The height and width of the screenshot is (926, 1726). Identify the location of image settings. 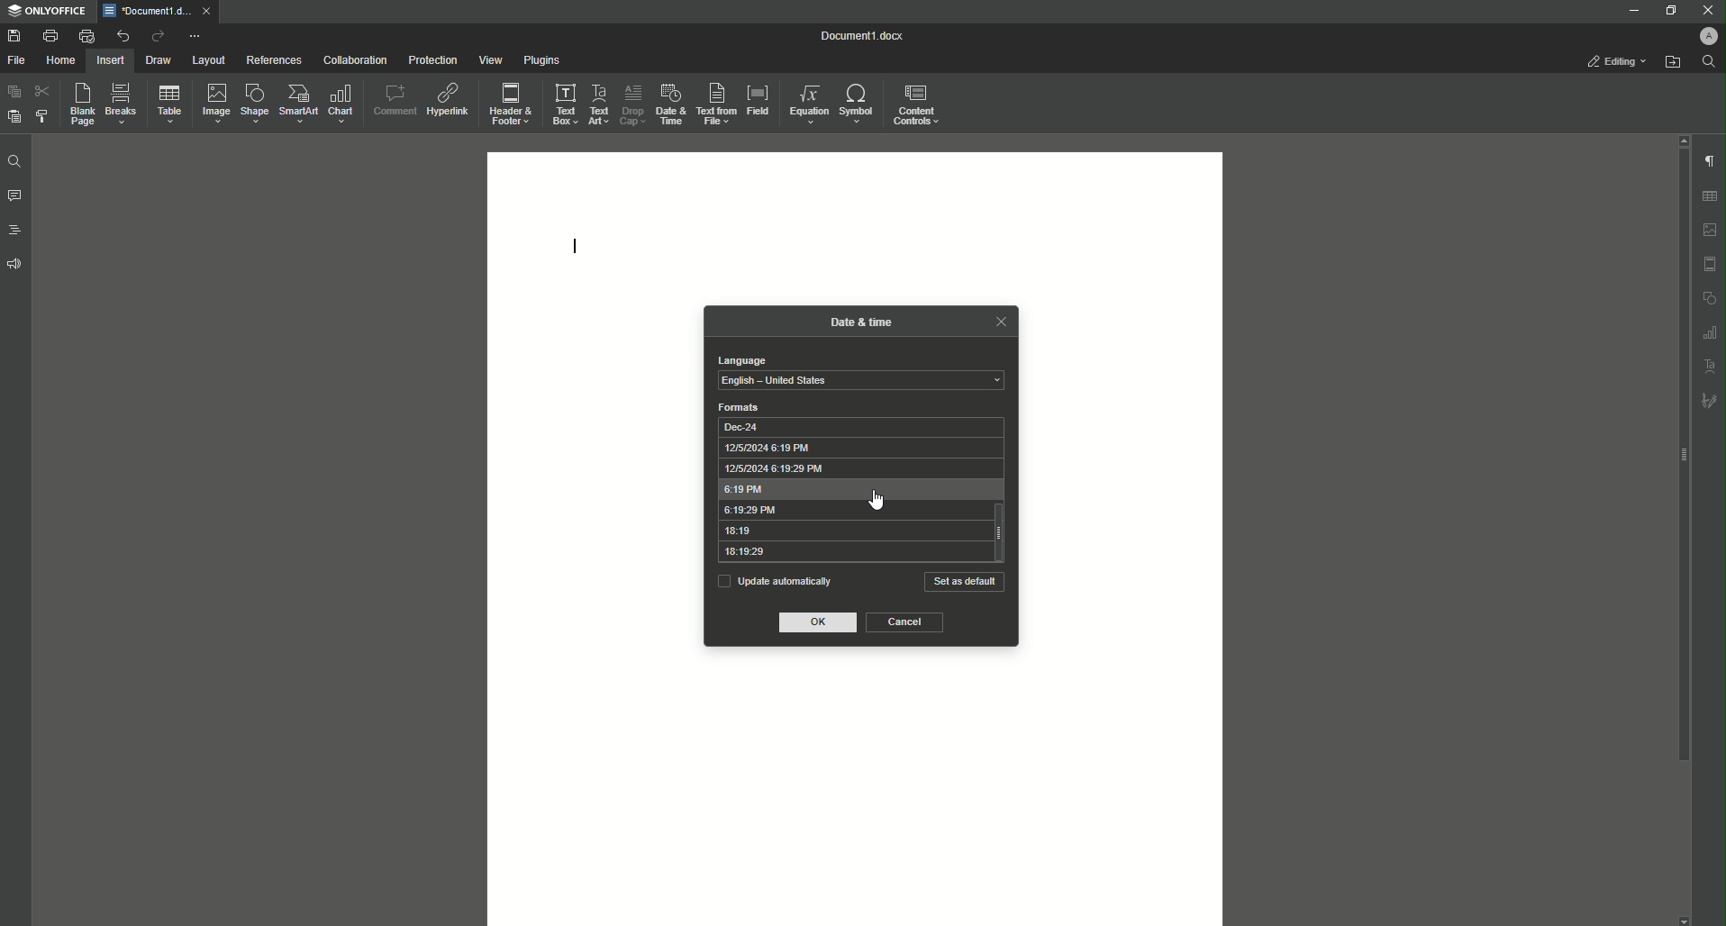
(1711, 230).